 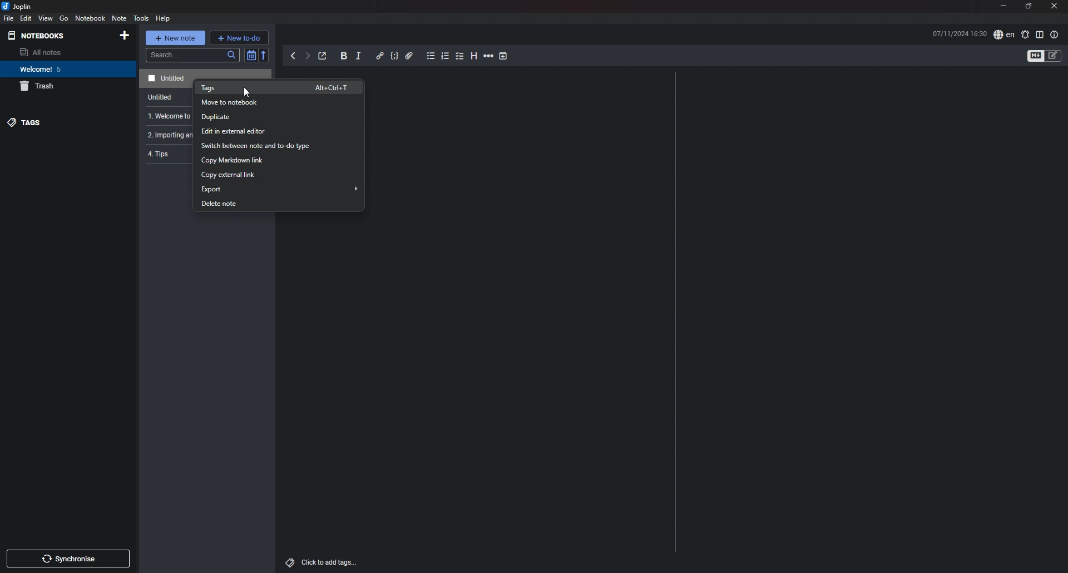 What do you see at coordinates (90, 18) in the screenshot?
I see `notebook` at bounding box center [90, 18].